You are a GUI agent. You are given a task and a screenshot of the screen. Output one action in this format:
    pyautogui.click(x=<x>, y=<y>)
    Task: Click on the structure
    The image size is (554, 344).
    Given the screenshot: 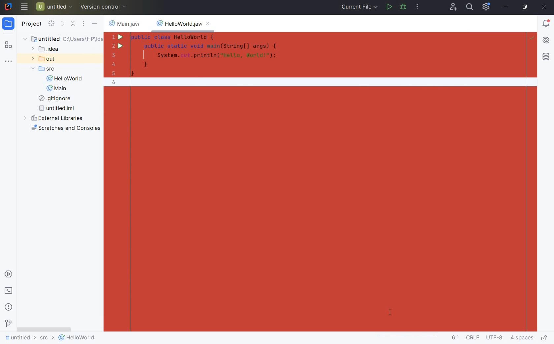 What is the action you would take?
    pyautogui.click(x=9, y=45)
    